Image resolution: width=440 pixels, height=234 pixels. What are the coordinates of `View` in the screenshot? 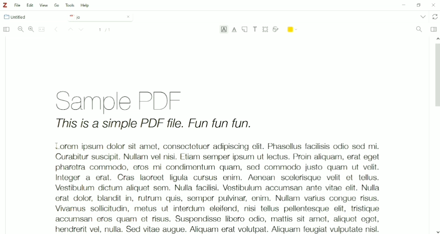 It's located at (44, 5).